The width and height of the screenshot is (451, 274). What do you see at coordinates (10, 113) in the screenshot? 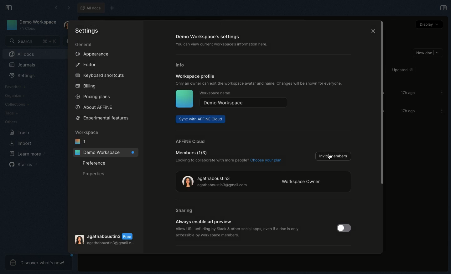
I see `Tags` at bounding box center [10, 113].